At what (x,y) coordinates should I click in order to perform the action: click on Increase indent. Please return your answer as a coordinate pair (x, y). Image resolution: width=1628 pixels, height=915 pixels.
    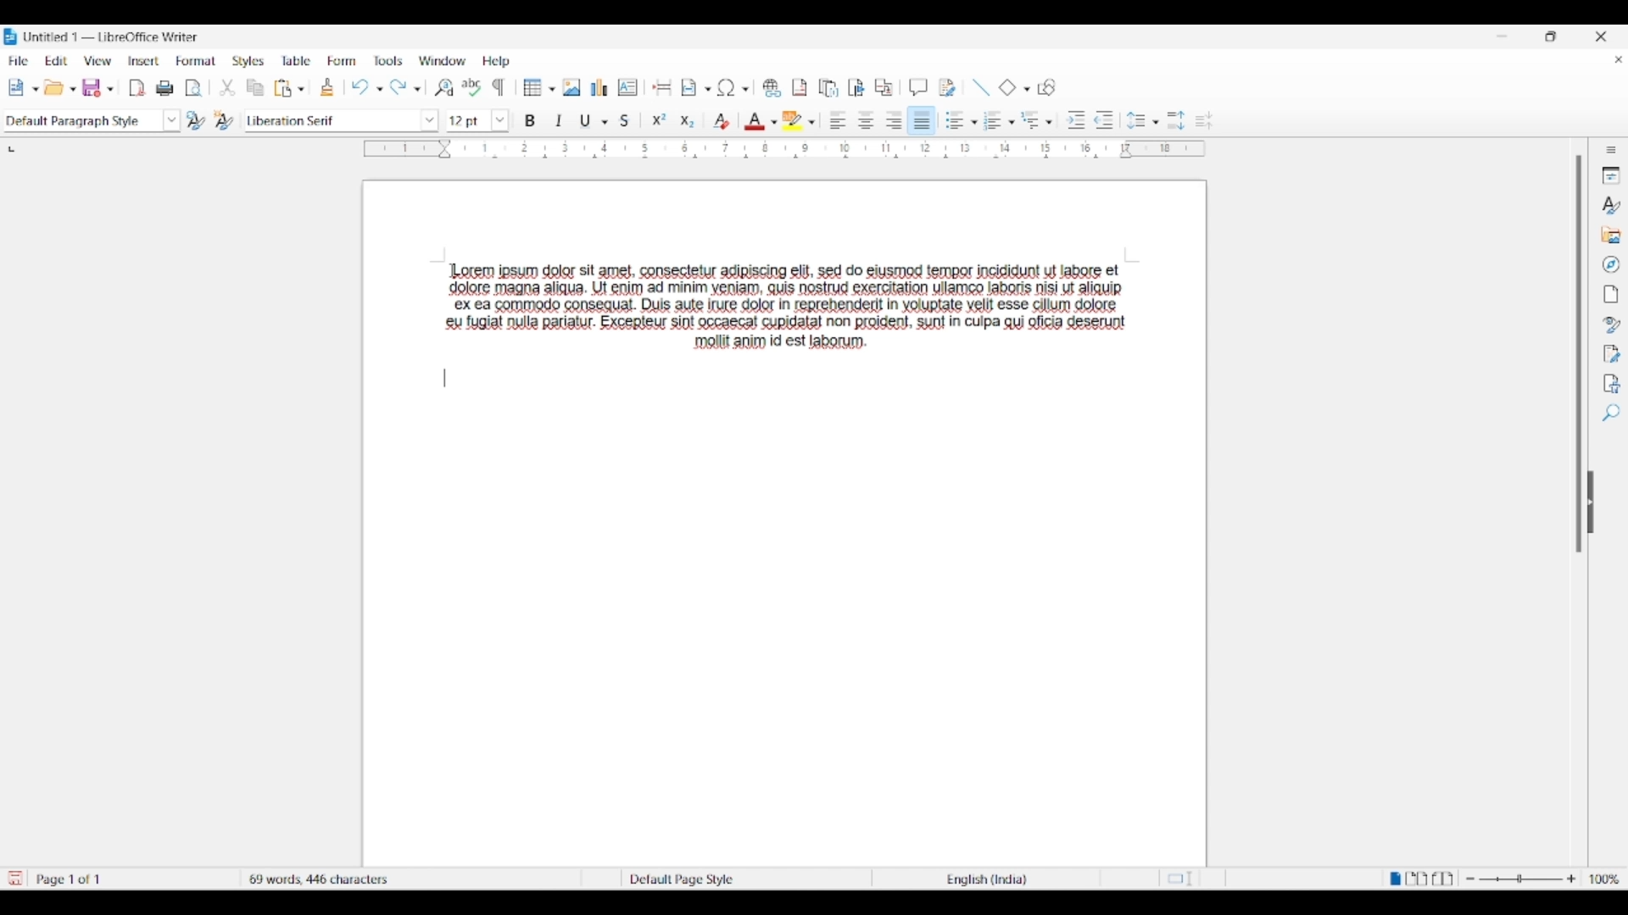
    Looking at the image, I should click on (1075, 120).